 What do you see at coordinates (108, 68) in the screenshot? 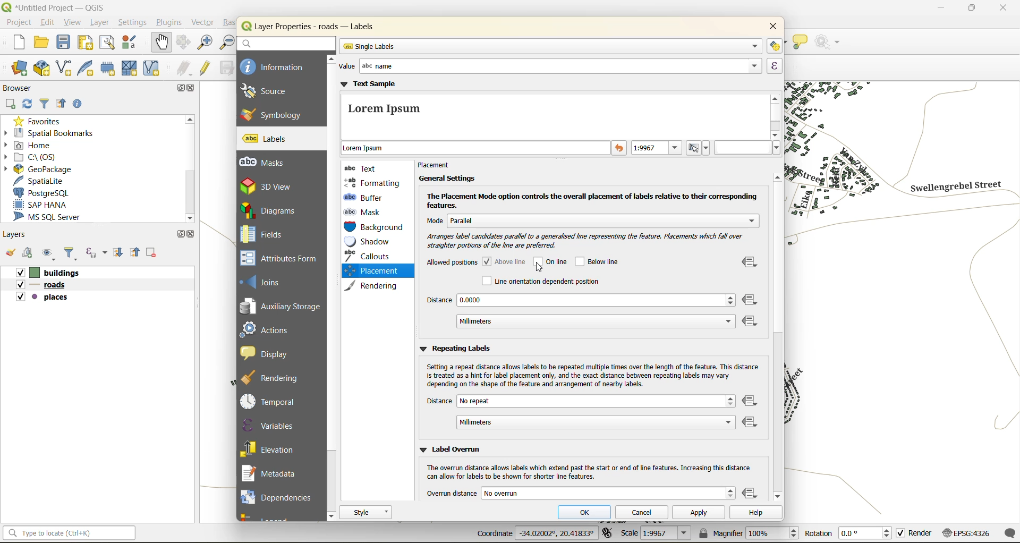
I see `temporary scratch layer` at bounding box center [108, 68].